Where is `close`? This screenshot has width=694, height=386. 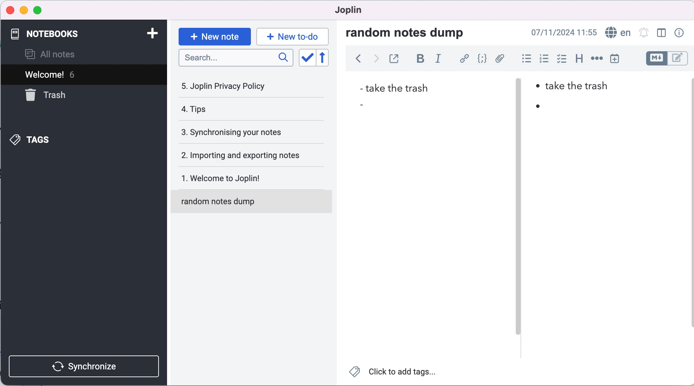 close is located at coordinates (10, 10).